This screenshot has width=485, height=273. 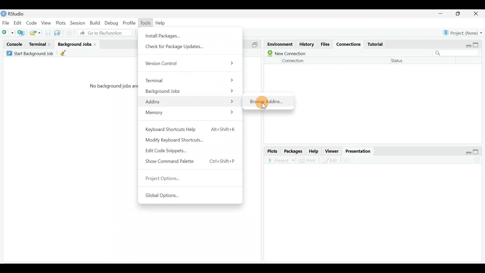 What do you see at coordinates (376, 44) in the screenshot?
I see `Tutorial` at bounding box center [376, 44].